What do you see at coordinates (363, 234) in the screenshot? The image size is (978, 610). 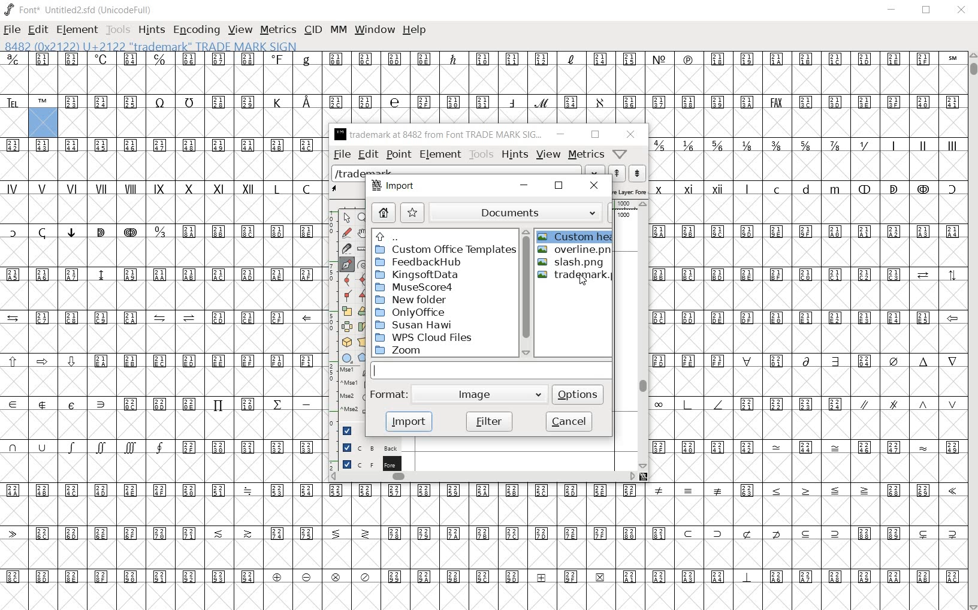 I see `scroll by hand` at bounding box center [363, 234].